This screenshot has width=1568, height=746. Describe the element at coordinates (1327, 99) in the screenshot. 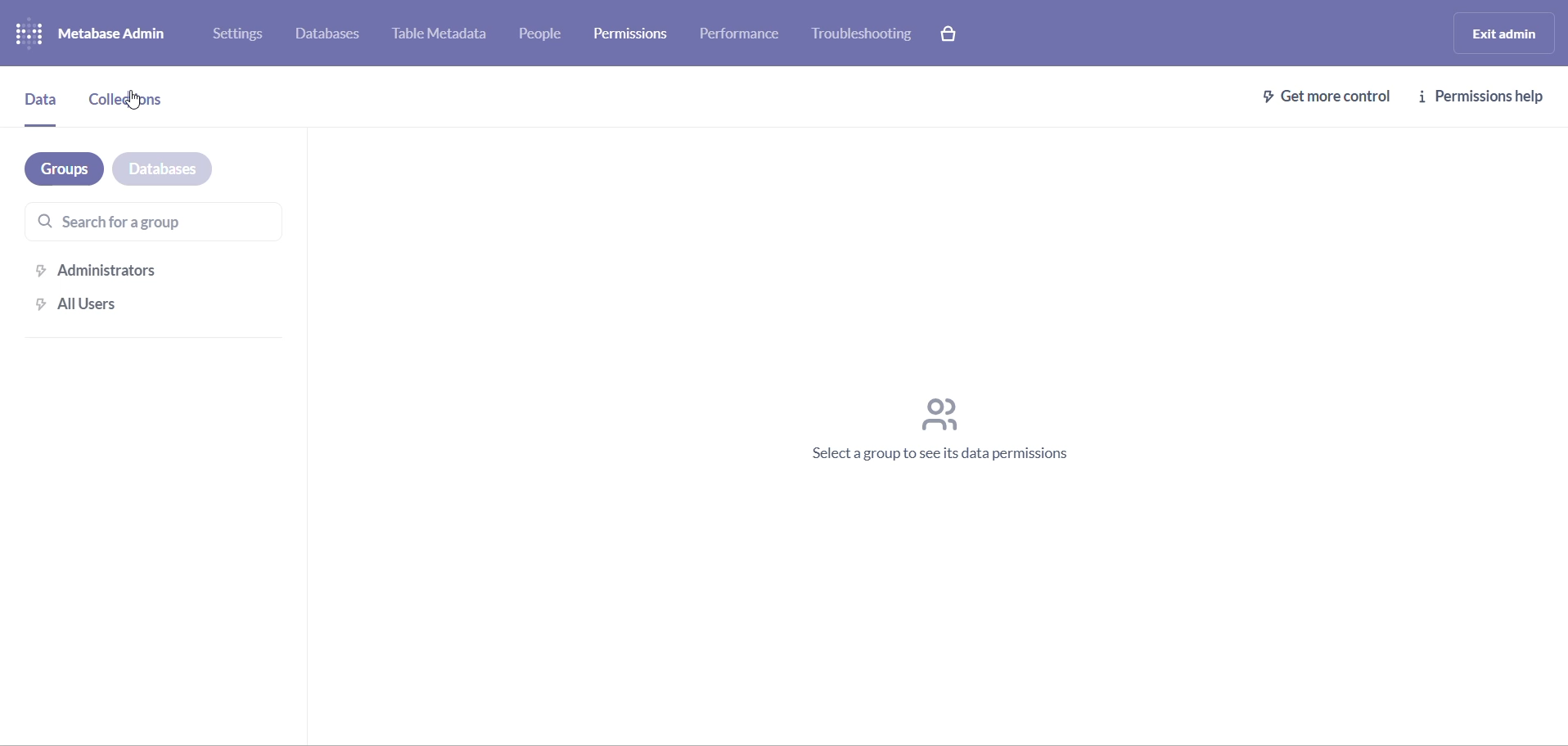

I see `get more control` at that location.